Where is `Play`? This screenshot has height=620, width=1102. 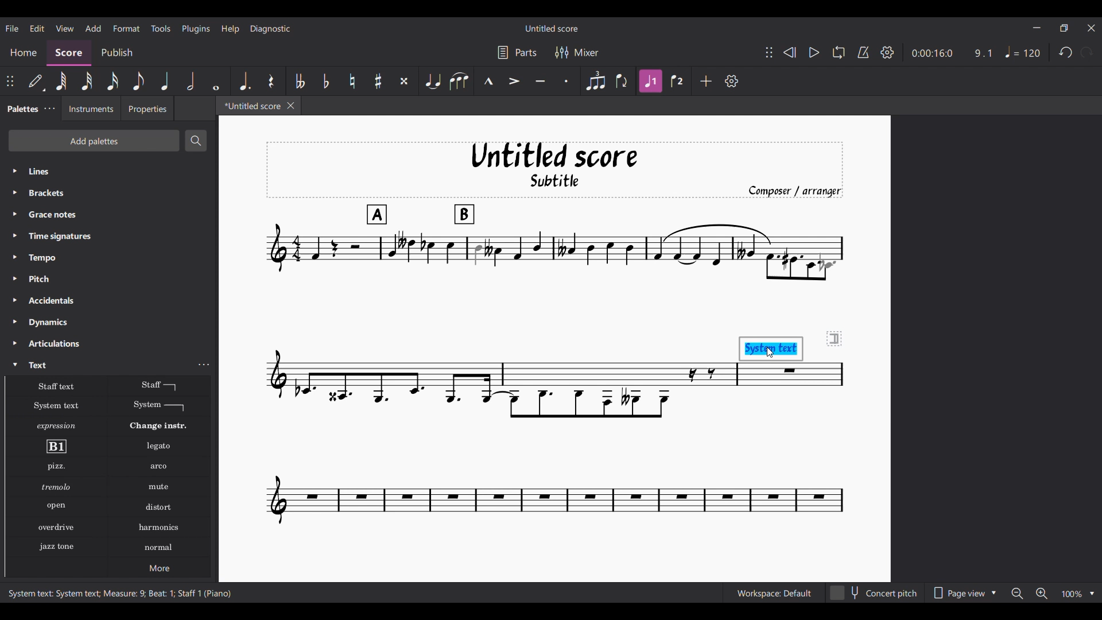
Play is located at coordinates (814, 52).